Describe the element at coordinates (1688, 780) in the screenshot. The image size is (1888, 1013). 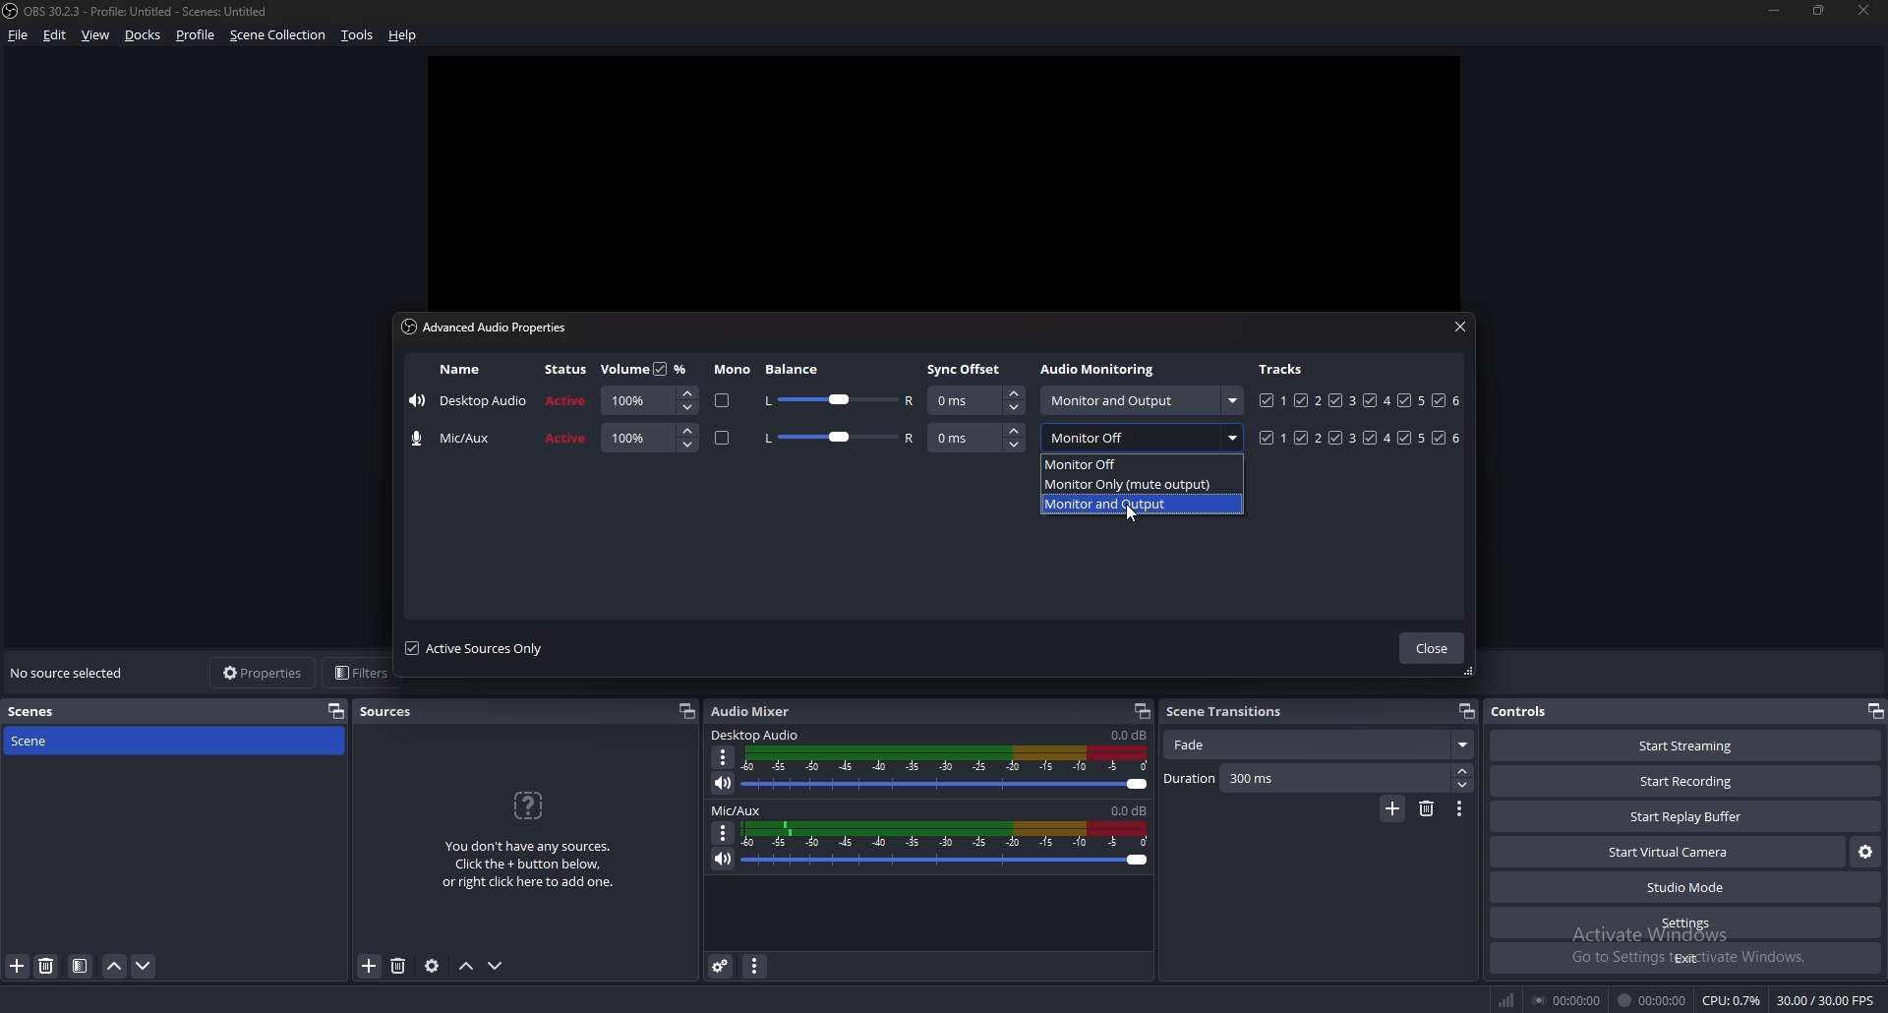
I see `start recording` at that location.